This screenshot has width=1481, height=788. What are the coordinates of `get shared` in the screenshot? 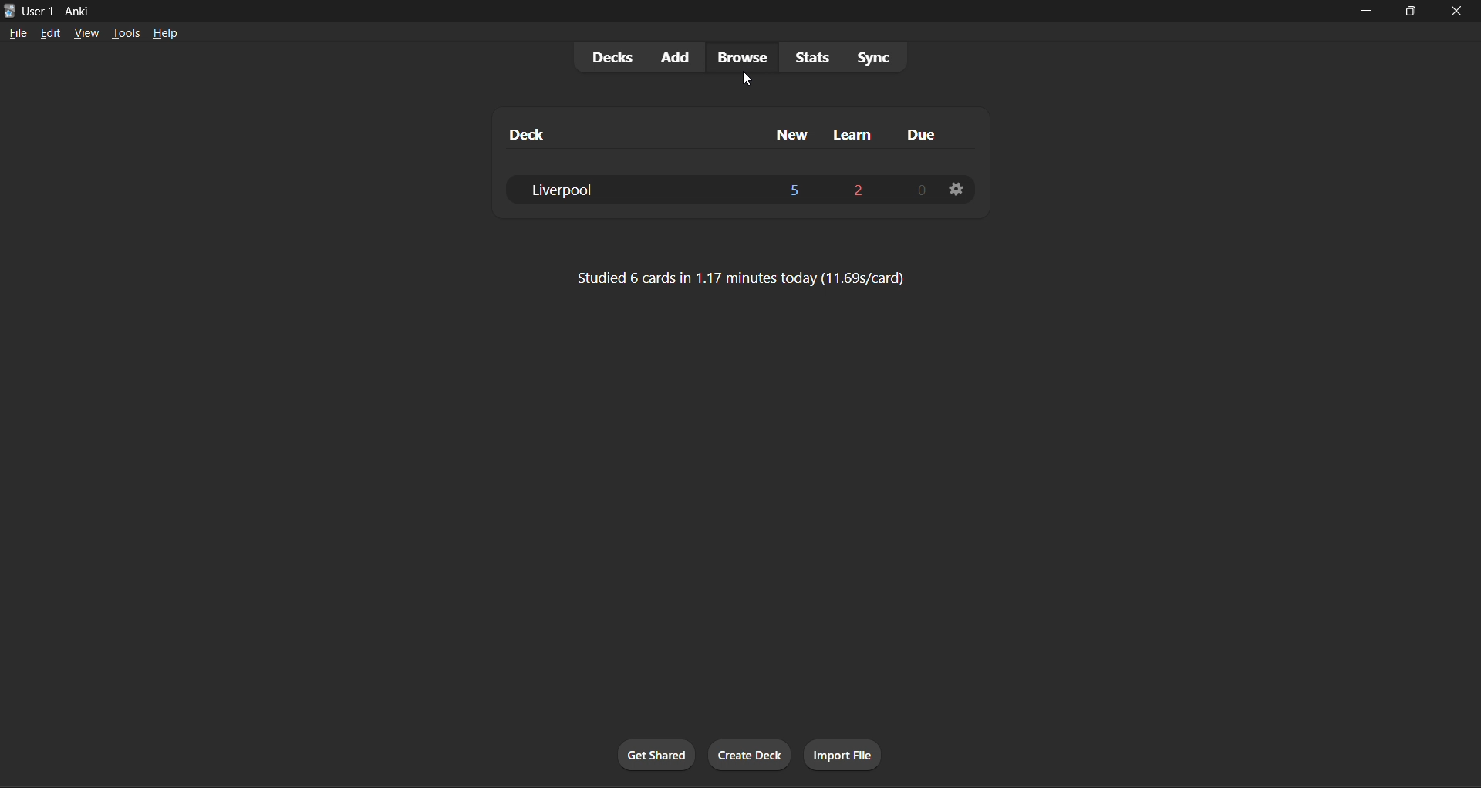 It's located at (659, 754).